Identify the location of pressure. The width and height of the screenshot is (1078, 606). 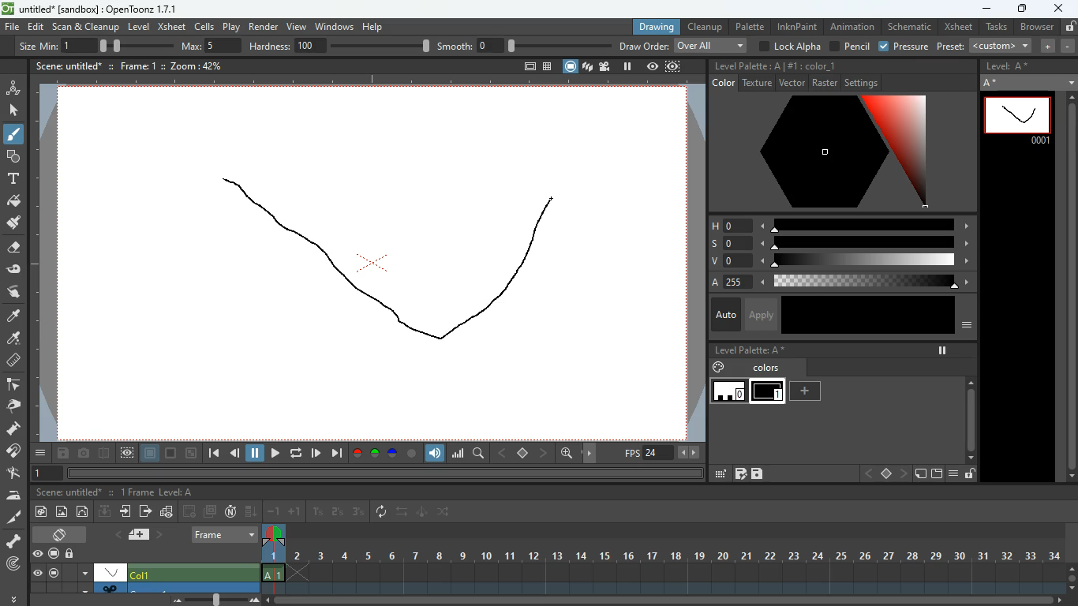
(905, 47).